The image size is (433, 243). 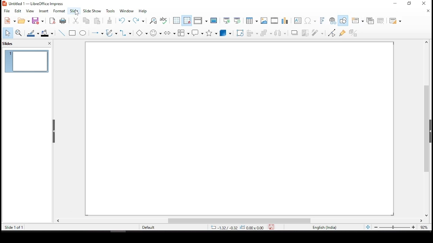 What do you see at coordinates (280, 33) in the screenshot?
I see `distribute` at bounding box center [280, 33].